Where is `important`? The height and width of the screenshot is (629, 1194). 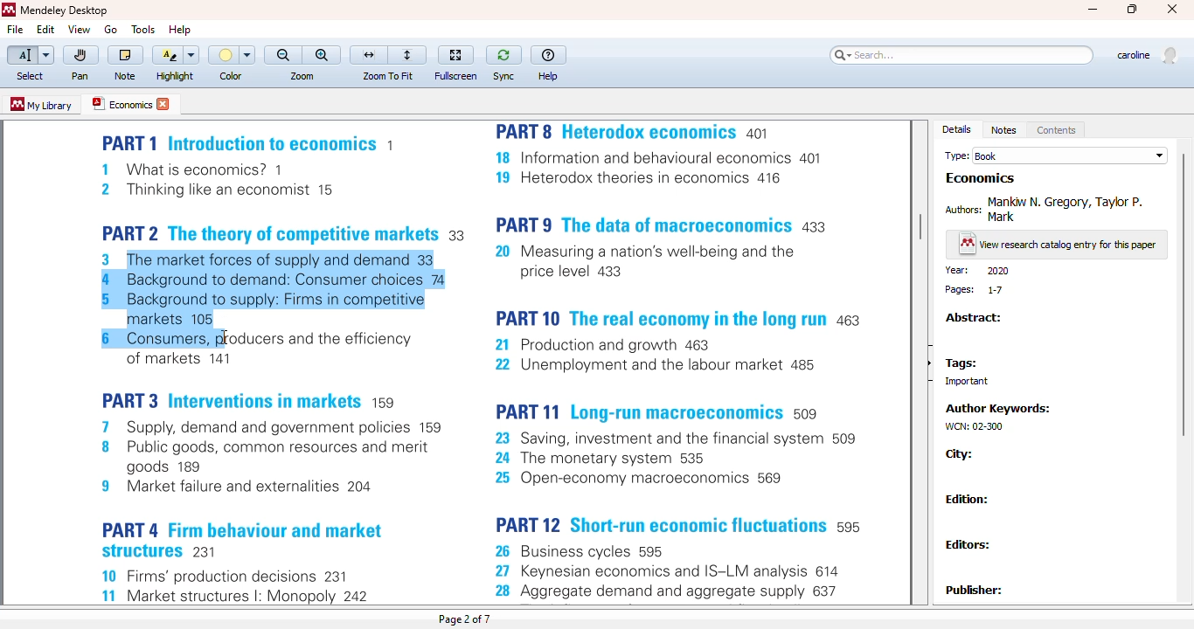 important is located at coordinates (961, 382).